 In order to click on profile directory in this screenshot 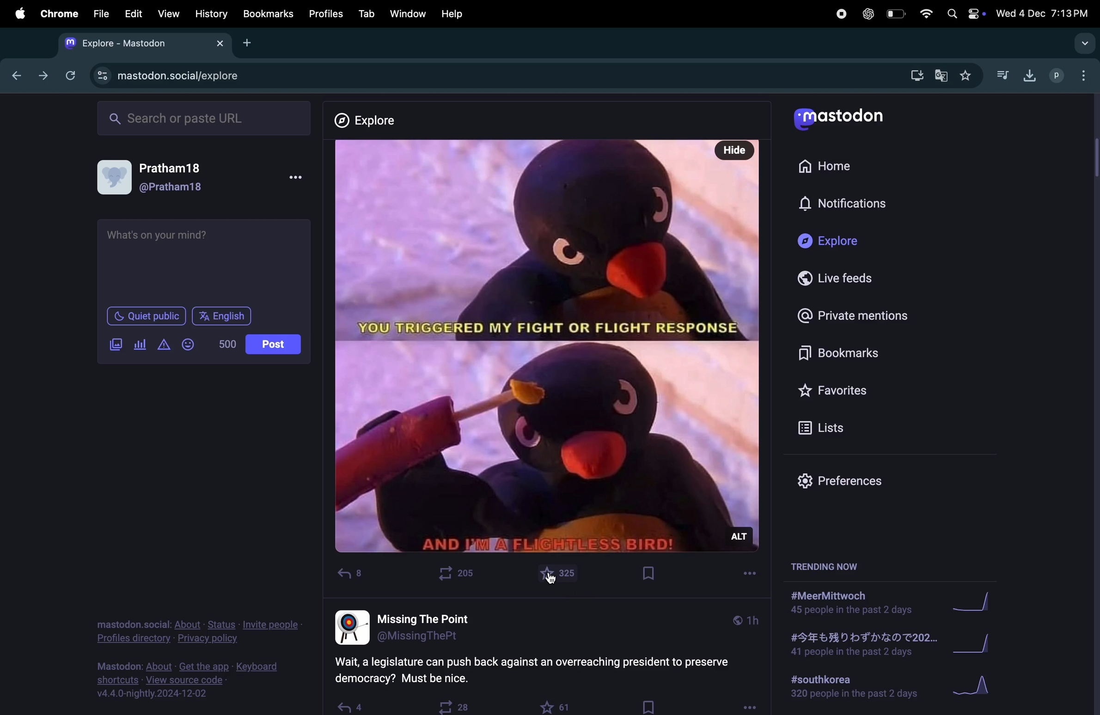, I will do `click(200, 627)`.